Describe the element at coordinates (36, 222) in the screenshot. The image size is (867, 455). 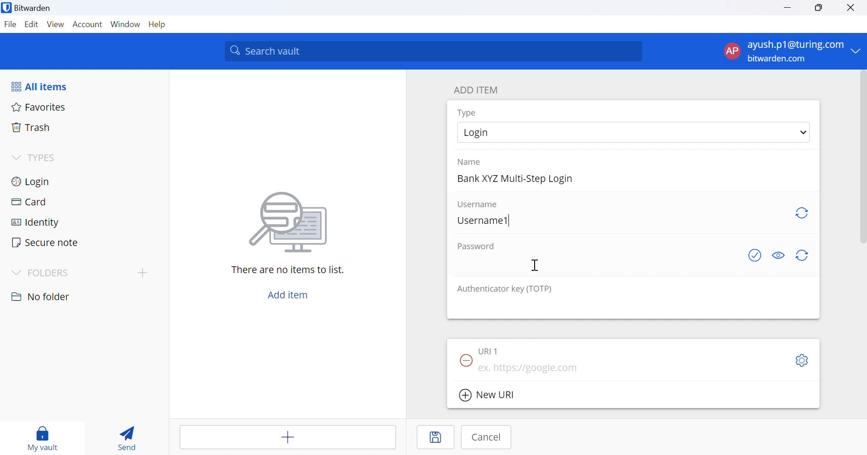
I see `Identity` at that location.